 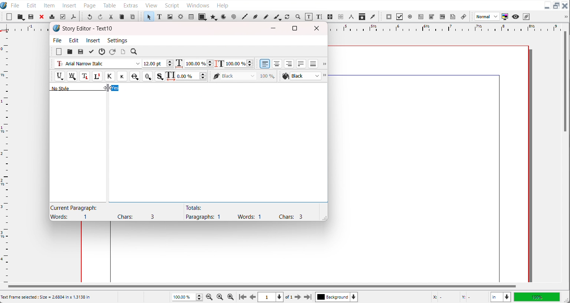 I want to click on Copy item Properties, so click(x=362, y=16).